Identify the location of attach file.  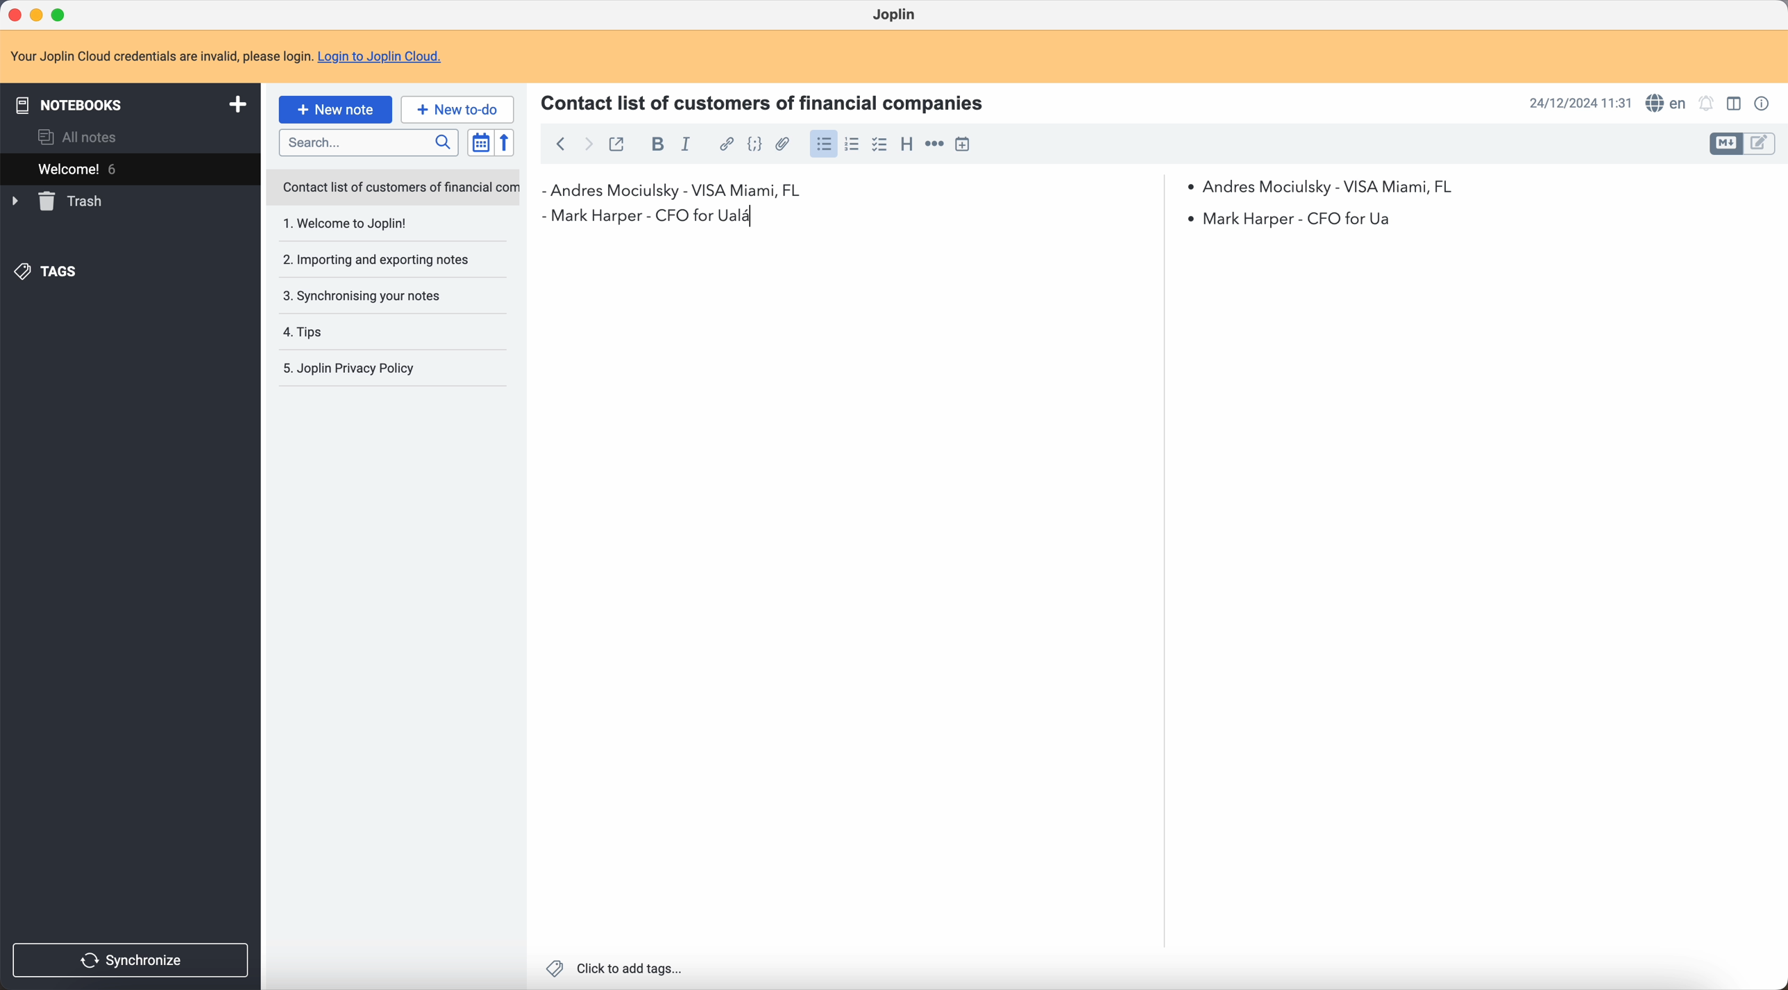
(784, 144).